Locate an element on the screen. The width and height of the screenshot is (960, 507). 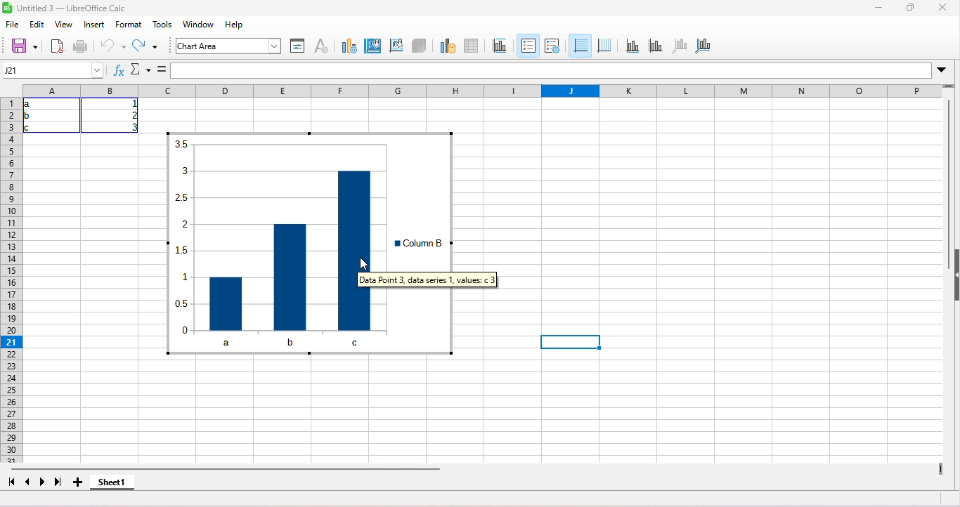
tools is located at coordinates (164, 27).